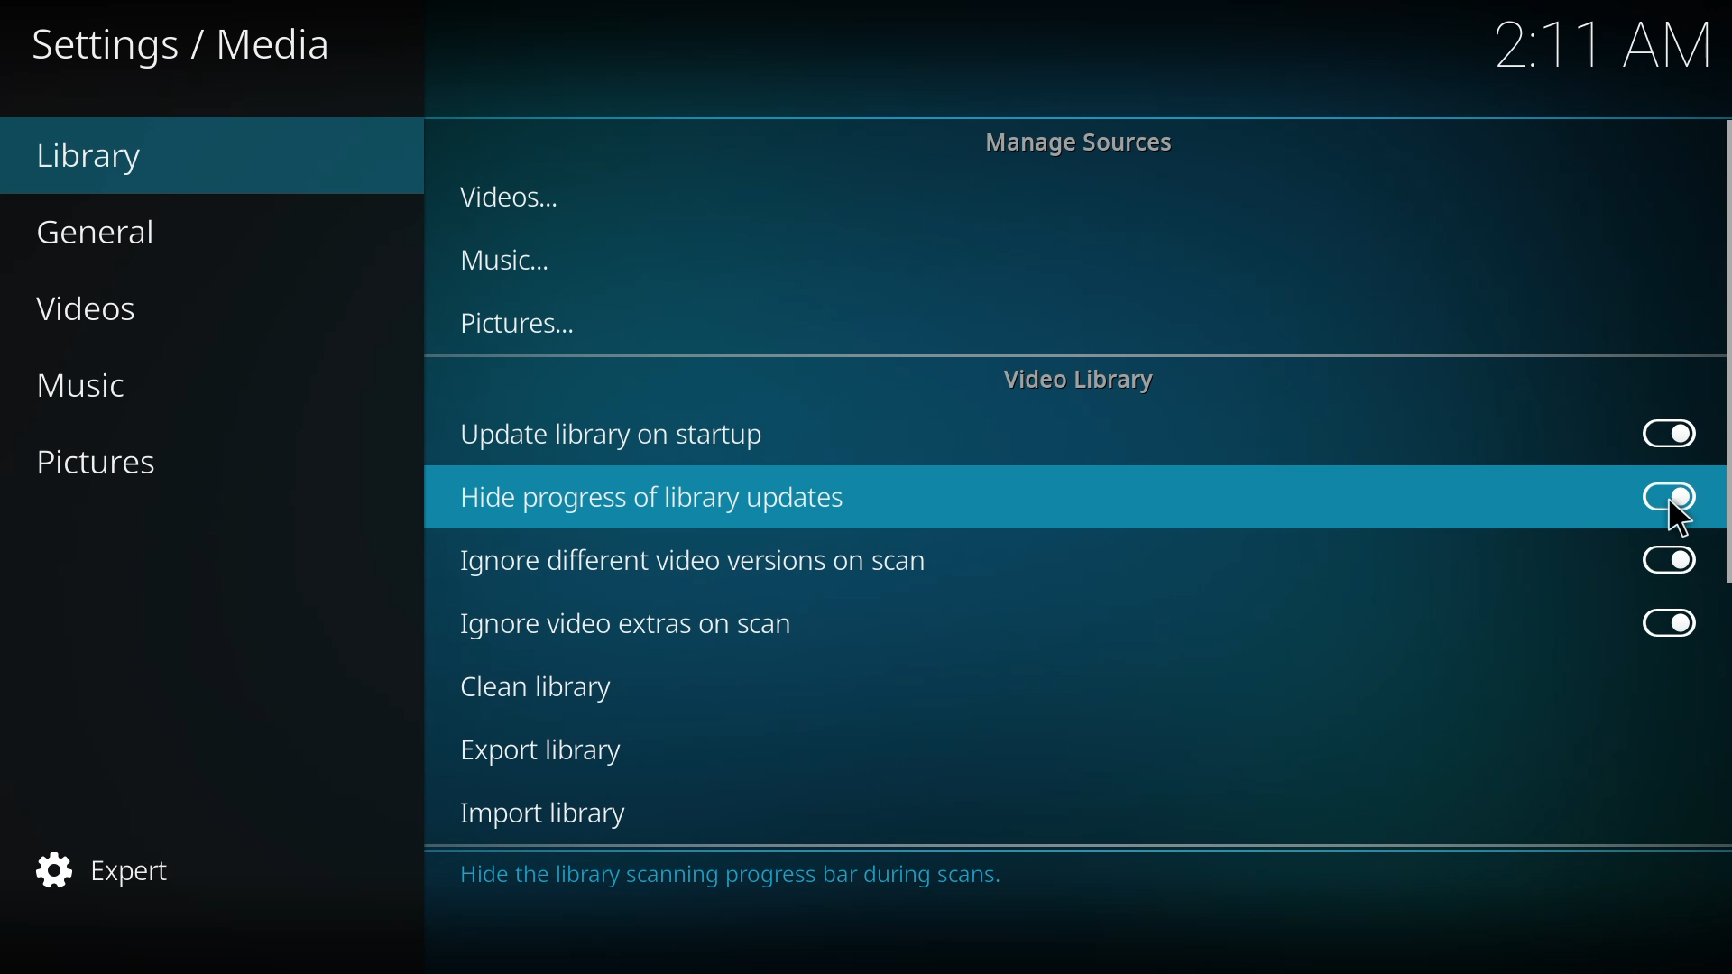  What do you see at coordinates (545, 753) in the screenshot?
I see `export library` at bounding box center [545, 753].